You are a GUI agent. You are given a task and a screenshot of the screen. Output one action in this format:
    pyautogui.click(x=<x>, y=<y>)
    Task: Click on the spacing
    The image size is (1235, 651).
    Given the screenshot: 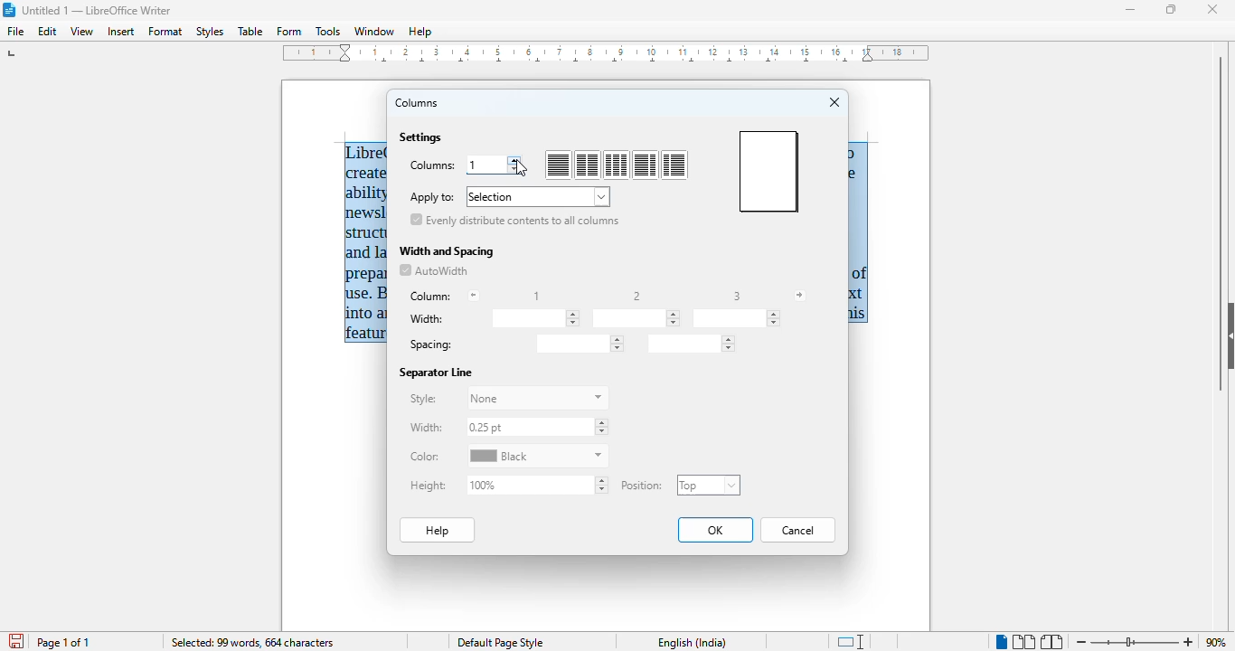 What is the action you would take?
    pyautogui.click(x=579, y=344)
    